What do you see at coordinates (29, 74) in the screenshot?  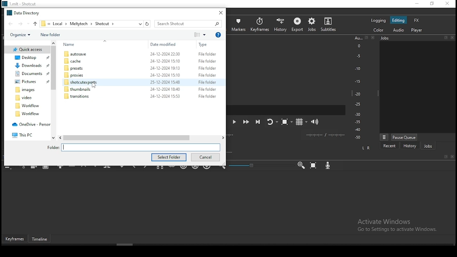 I see `local folder` at bounding box center [29, 74].